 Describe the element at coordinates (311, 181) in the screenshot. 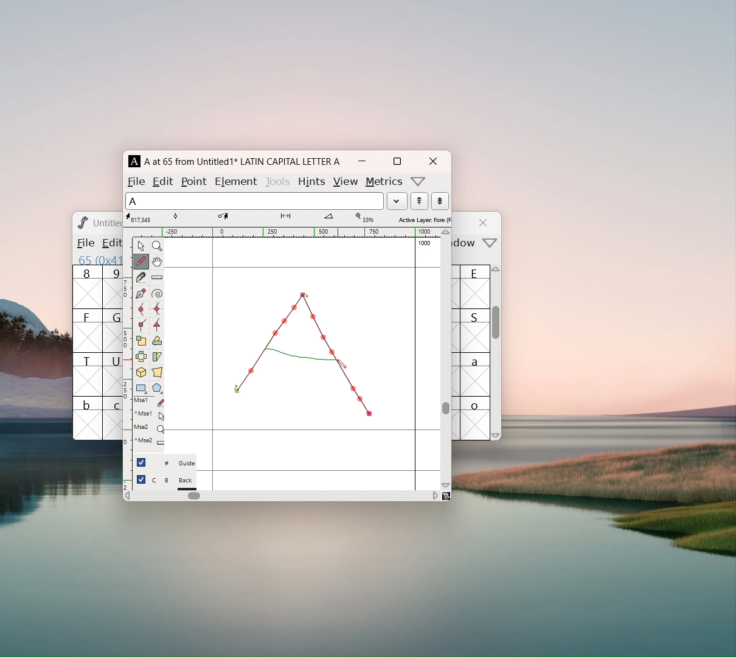

I see `hints` at that location.